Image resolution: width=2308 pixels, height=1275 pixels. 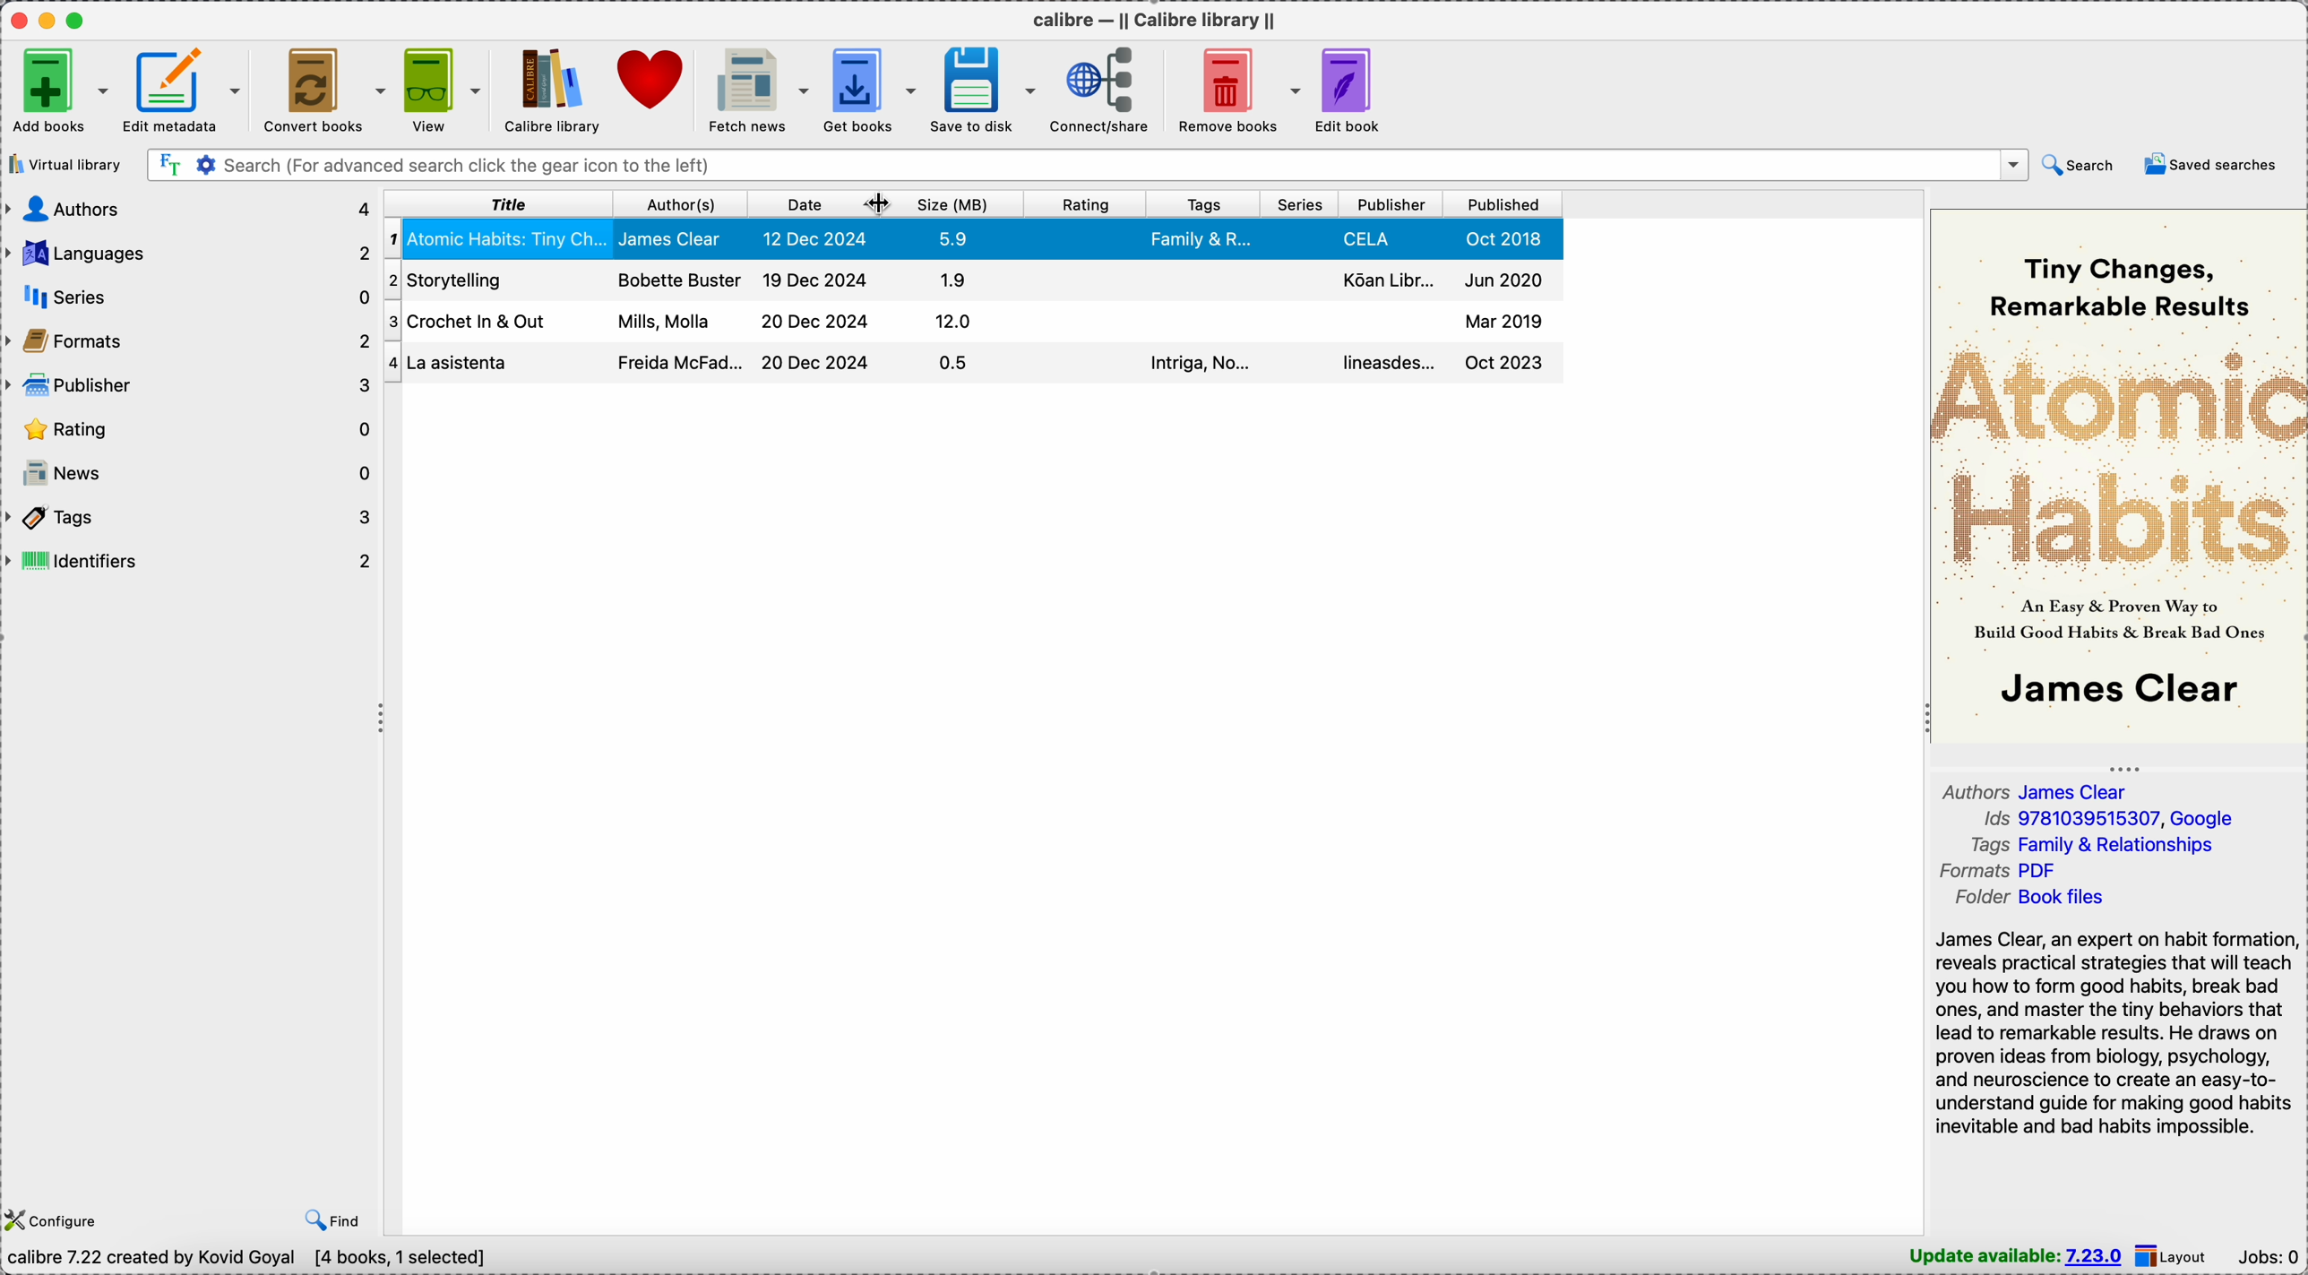 What do you see at coordinates (759, 90) in the screenshot?
I see `fetch news` at bounding box center [759, 90].